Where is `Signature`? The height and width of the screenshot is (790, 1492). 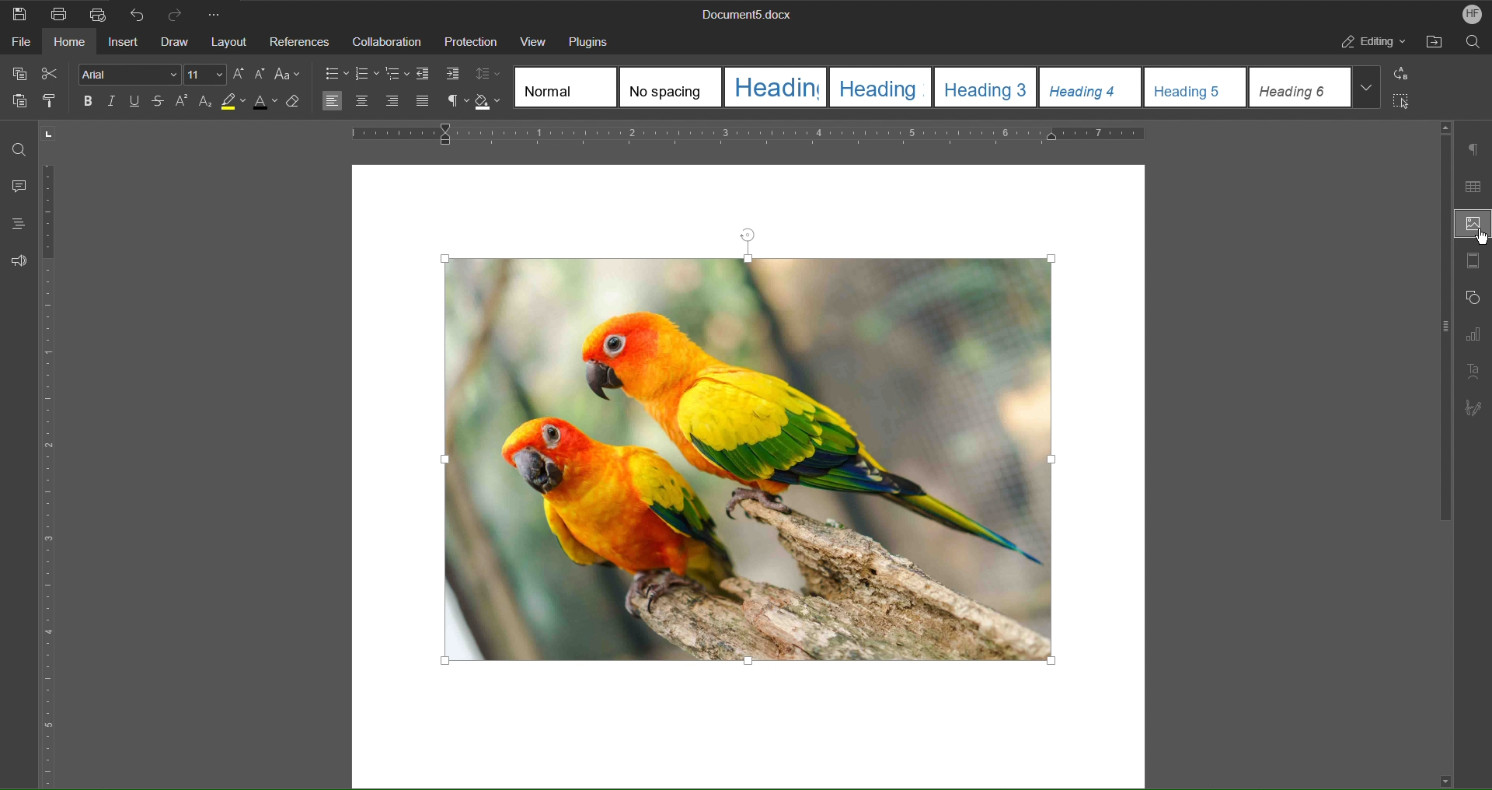
Signature is located at coordinates (1473, 404).